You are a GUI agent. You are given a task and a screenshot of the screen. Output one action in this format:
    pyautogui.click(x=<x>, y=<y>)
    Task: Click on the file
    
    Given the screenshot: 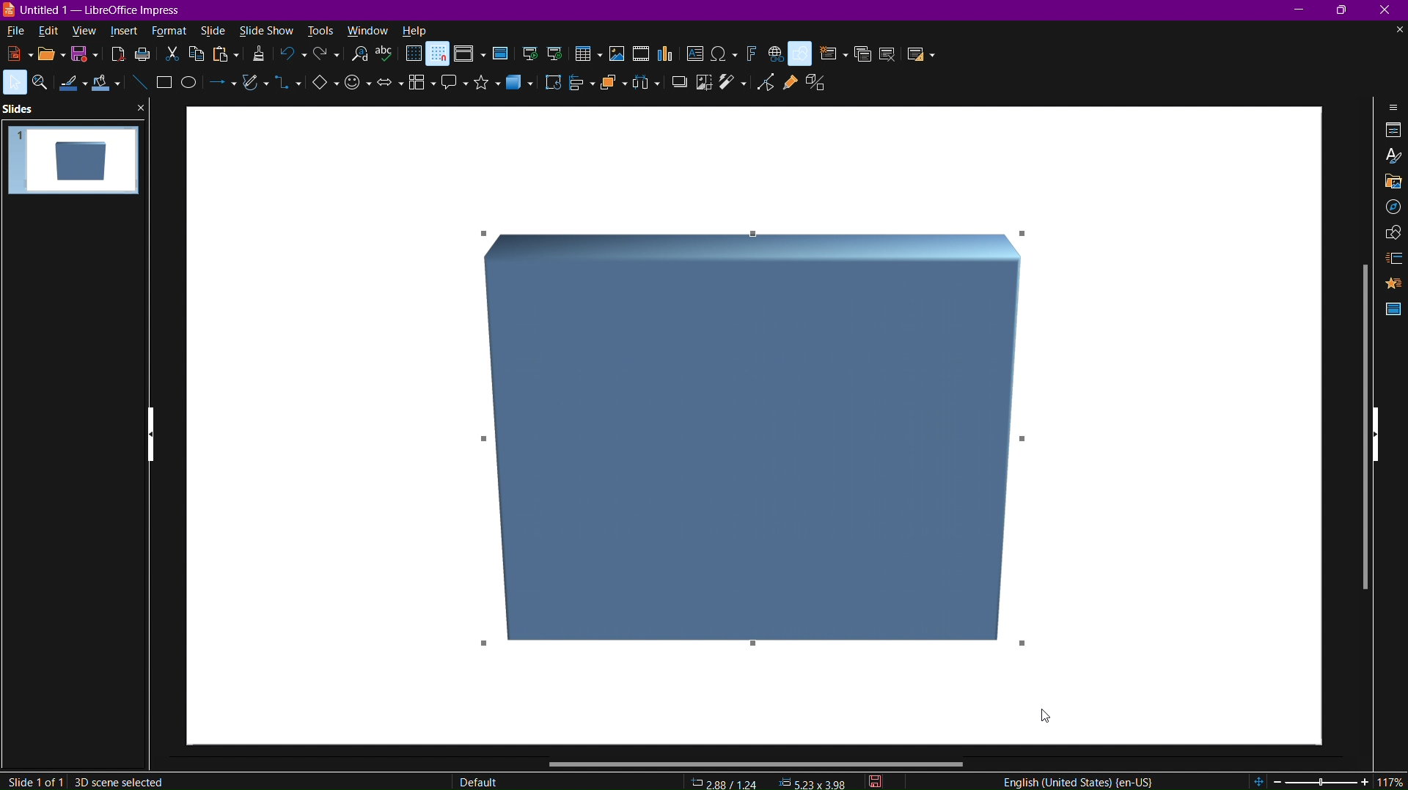 What is the action you would take?
    pyautogui.click(x=14, y=32)
    